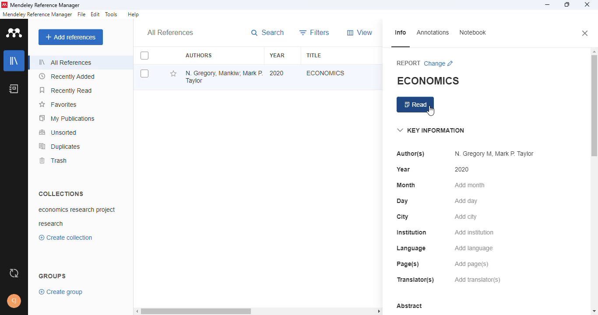  Describe the element at coordinates (95, 14) in the screenshot. I see `edit` at that location.